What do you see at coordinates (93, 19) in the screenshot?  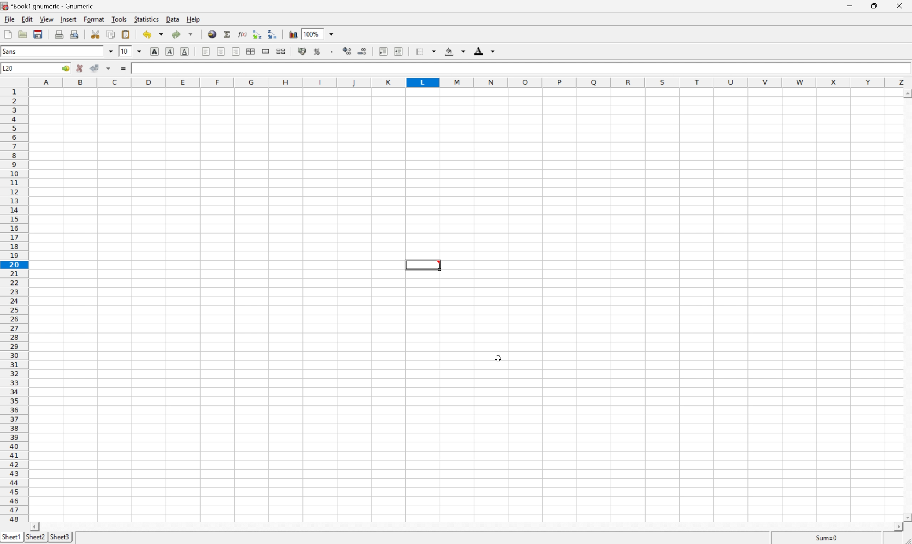 I see `Format` at bounding box center [93, 19].